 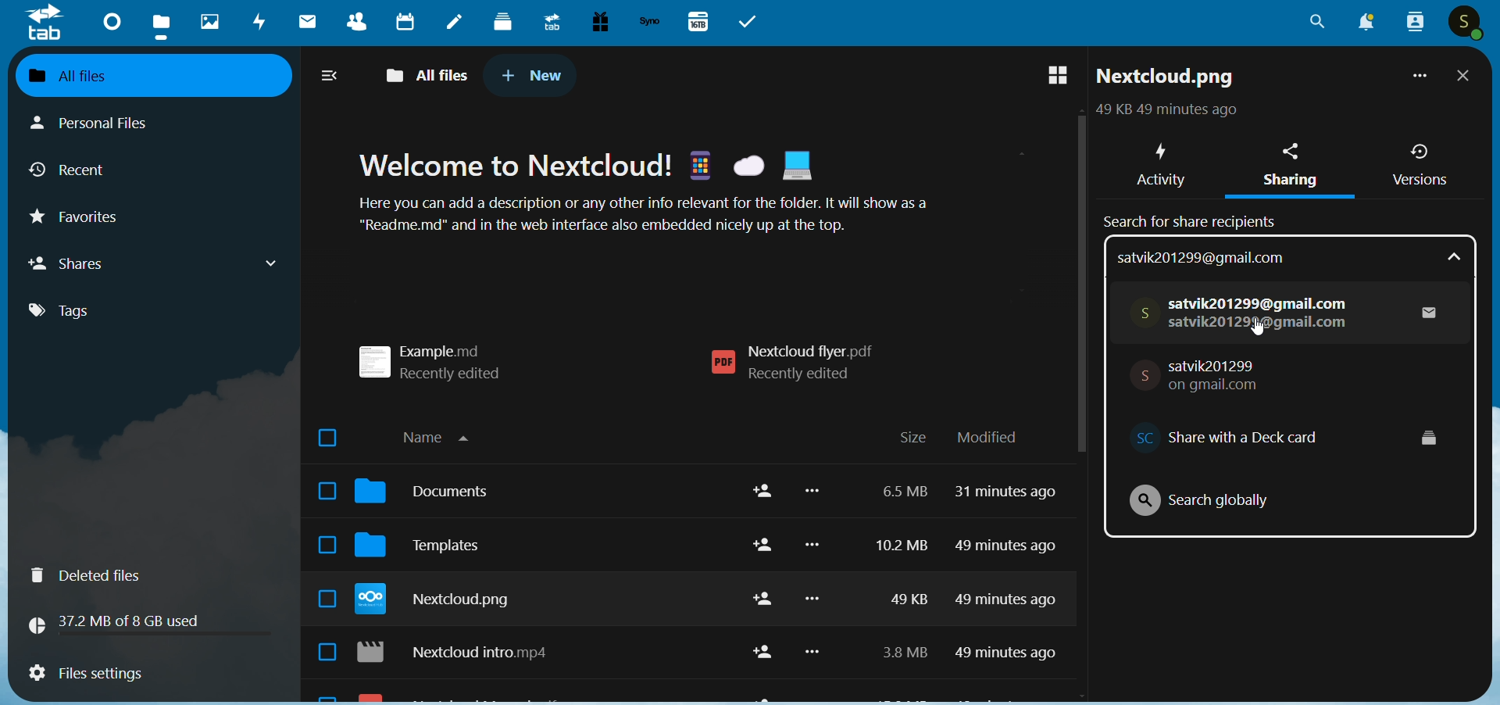 What do you see at coordinates (430, 73) in the screenshot?
I see `all files` at bounding box center [430, 73].